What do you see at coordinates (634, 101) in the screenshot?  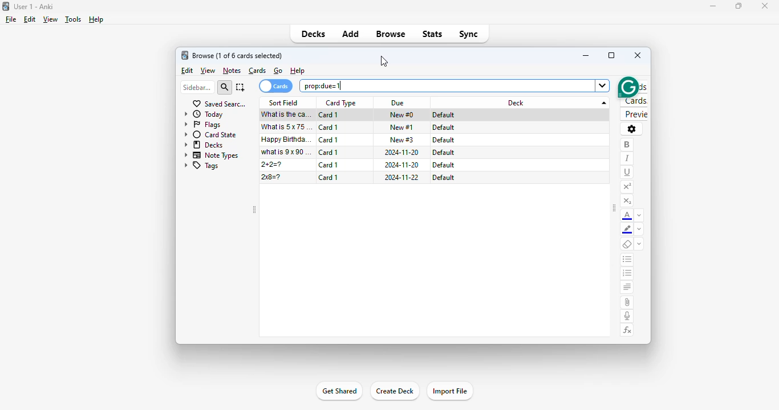 I see `cards` at bounding box center [634, 101].